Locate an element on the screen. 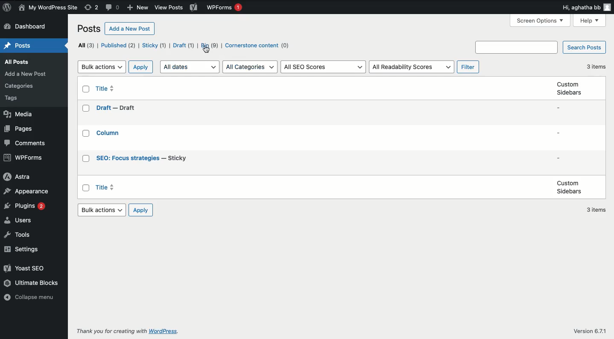 The image size is (614, 339). Collapse menu is located at coordinates (32, 297).